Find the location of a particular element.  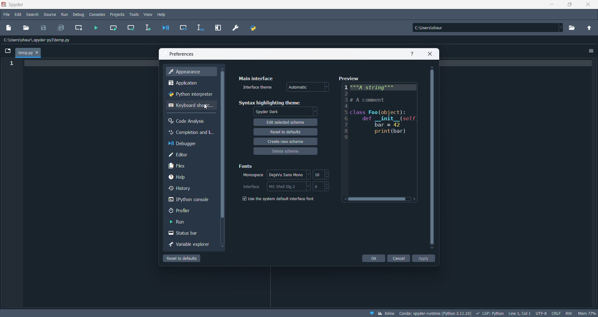

run is located at coordinates (183, 223).